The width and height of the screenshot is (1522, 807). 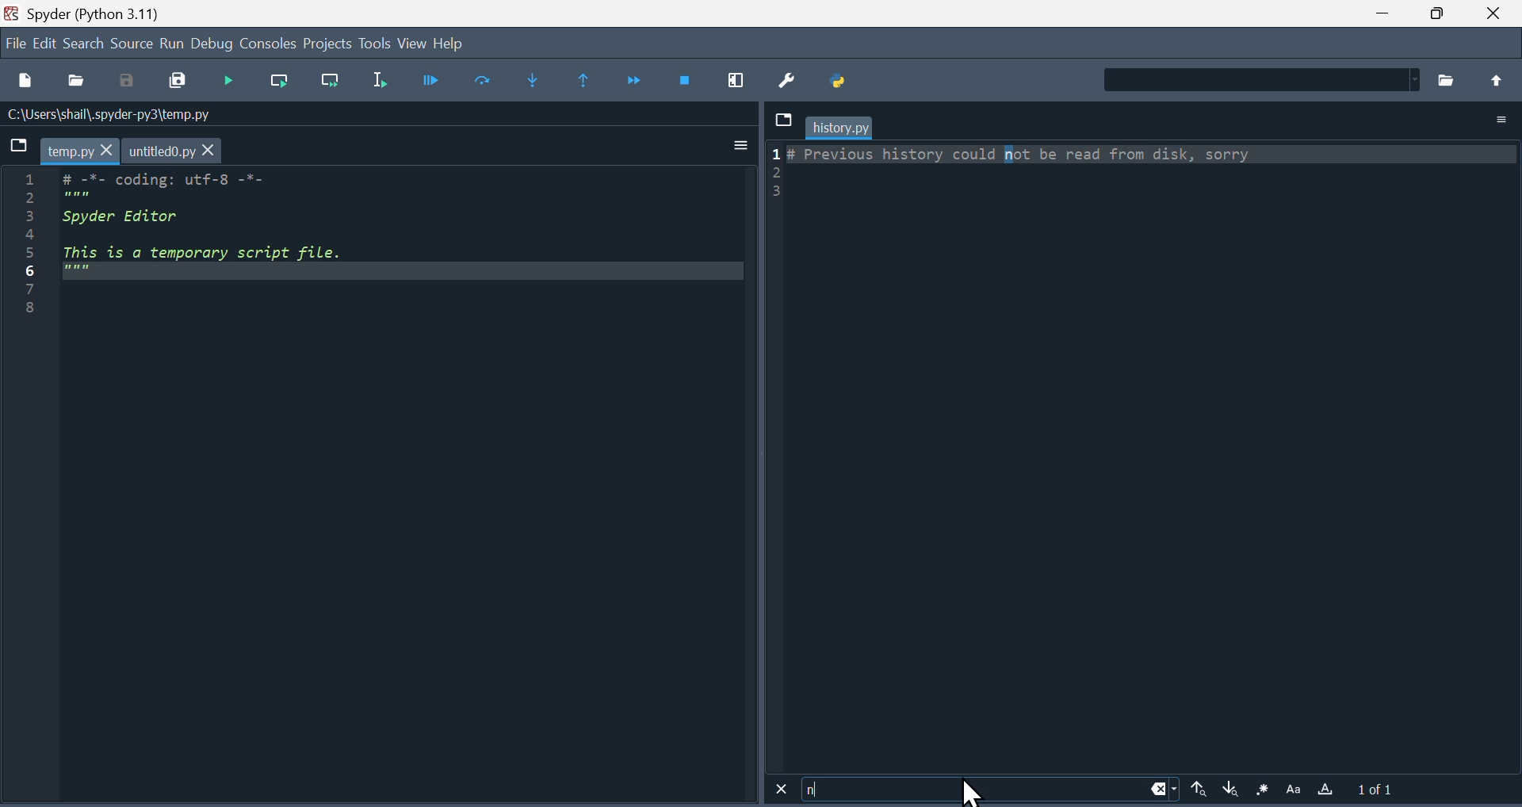 I want to click on Find in Files, so click(x=1259, y=79).